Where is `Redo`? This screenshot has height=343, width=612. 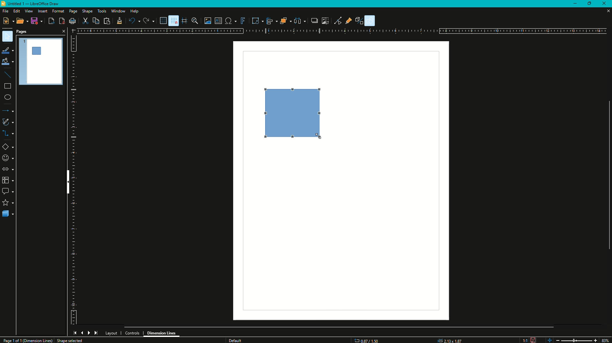
Redo is located at coordinates (148, 21).